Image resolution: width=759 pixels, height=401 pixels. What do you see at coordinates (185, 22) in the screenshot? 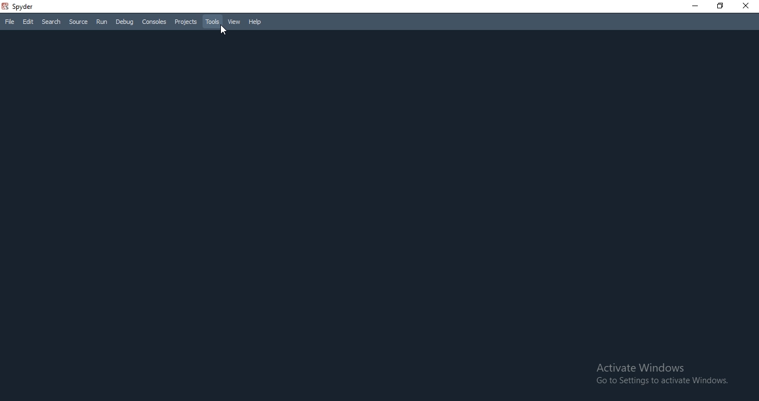
I see `Projects` at bounding box center [185, 22].